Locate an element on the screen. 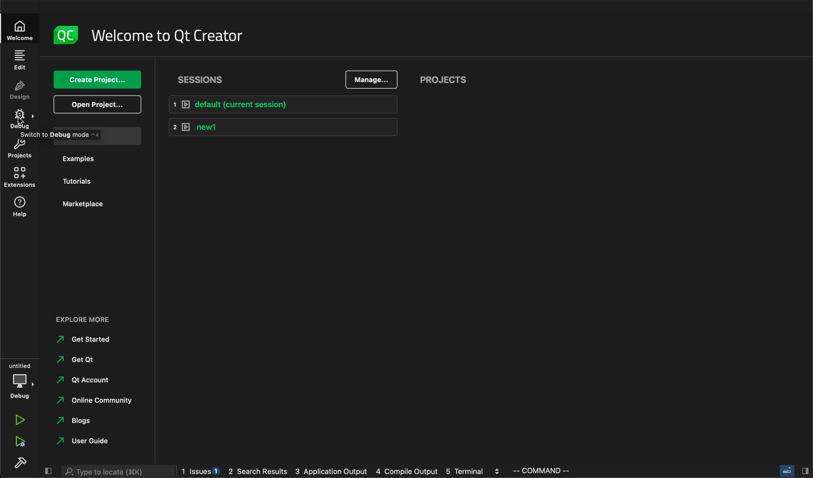  default is located at coordinates (281, 104).